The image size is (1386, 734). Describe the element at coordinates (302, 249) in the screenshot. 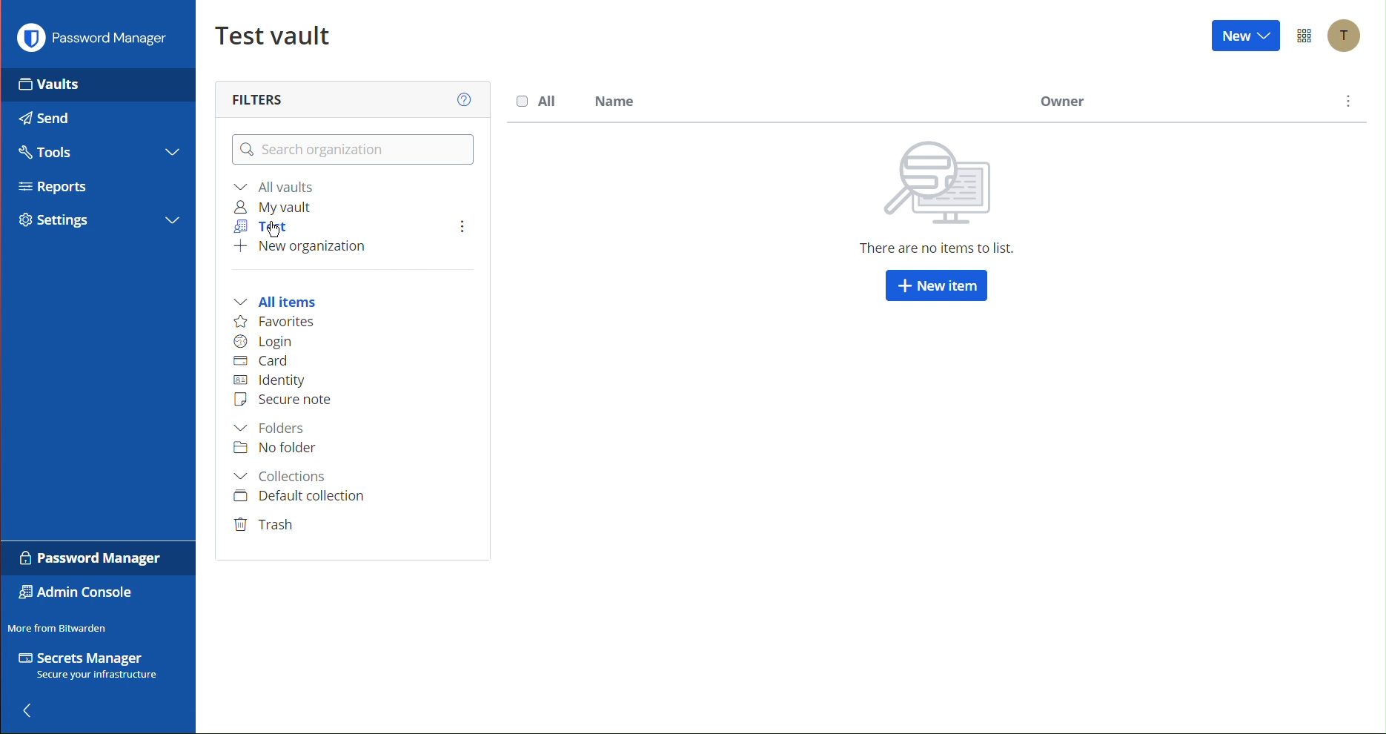

I see `New organization` at that location.